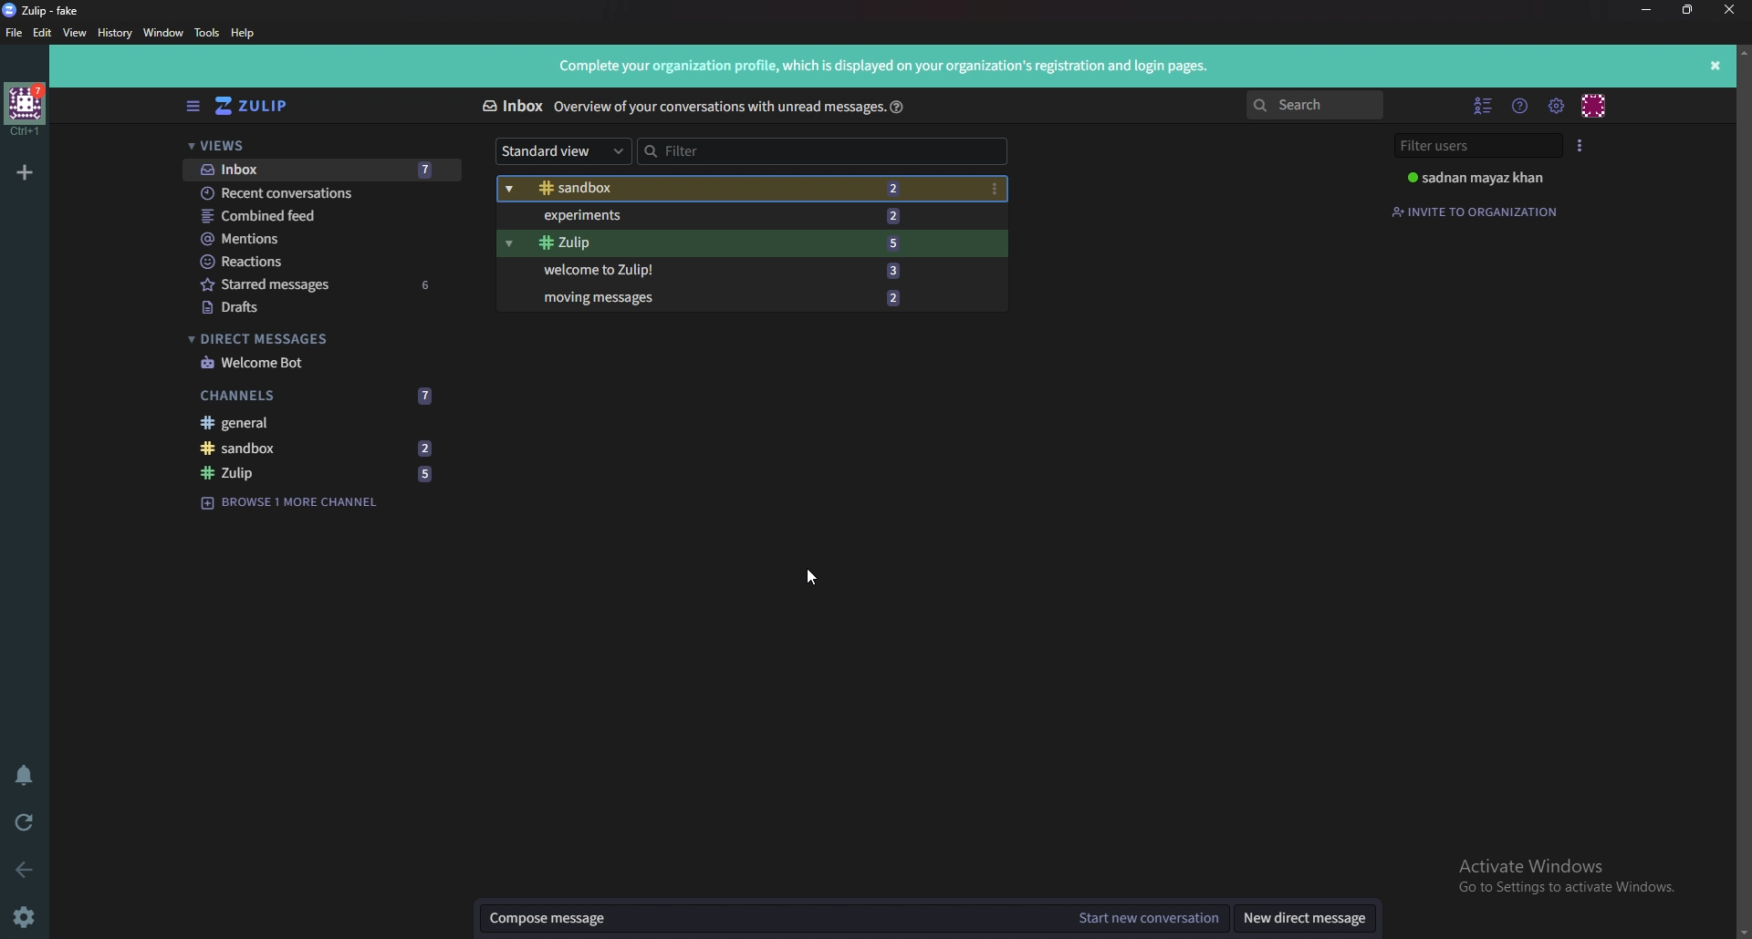 The image size is (1752, 939). Describe the element at coordinates (315, 216) in the screenshot. I see `Combined feed` at that location.